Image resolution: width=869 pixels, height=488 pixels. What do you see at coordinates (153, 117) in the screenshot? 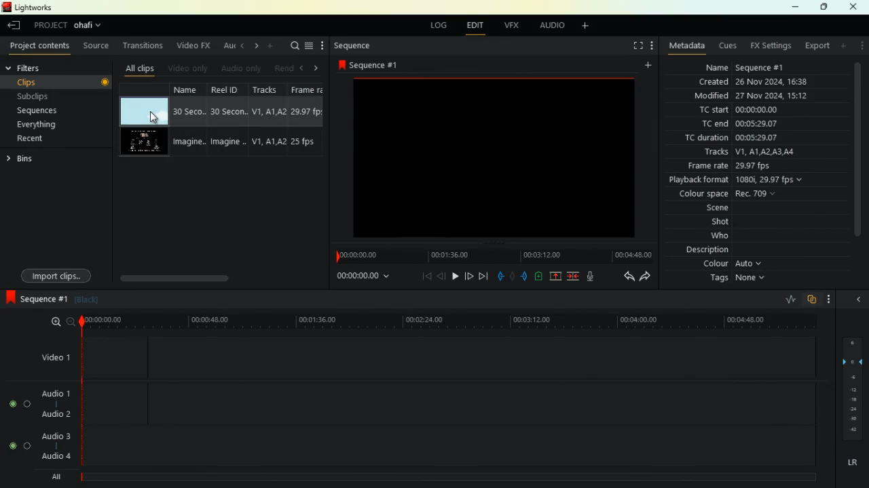
I see `cursor` at bounding box center [153, 117].